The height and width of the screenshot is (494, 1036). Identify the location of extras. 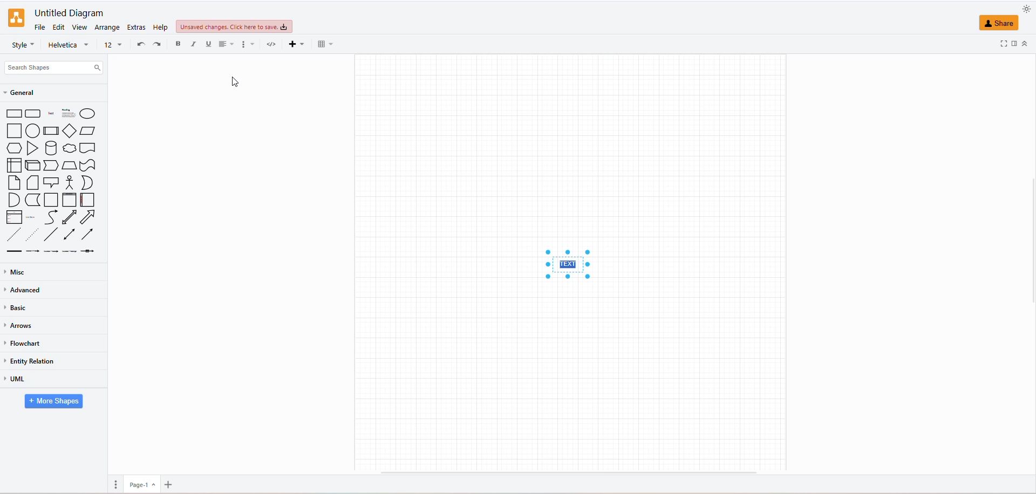
(137, 28).